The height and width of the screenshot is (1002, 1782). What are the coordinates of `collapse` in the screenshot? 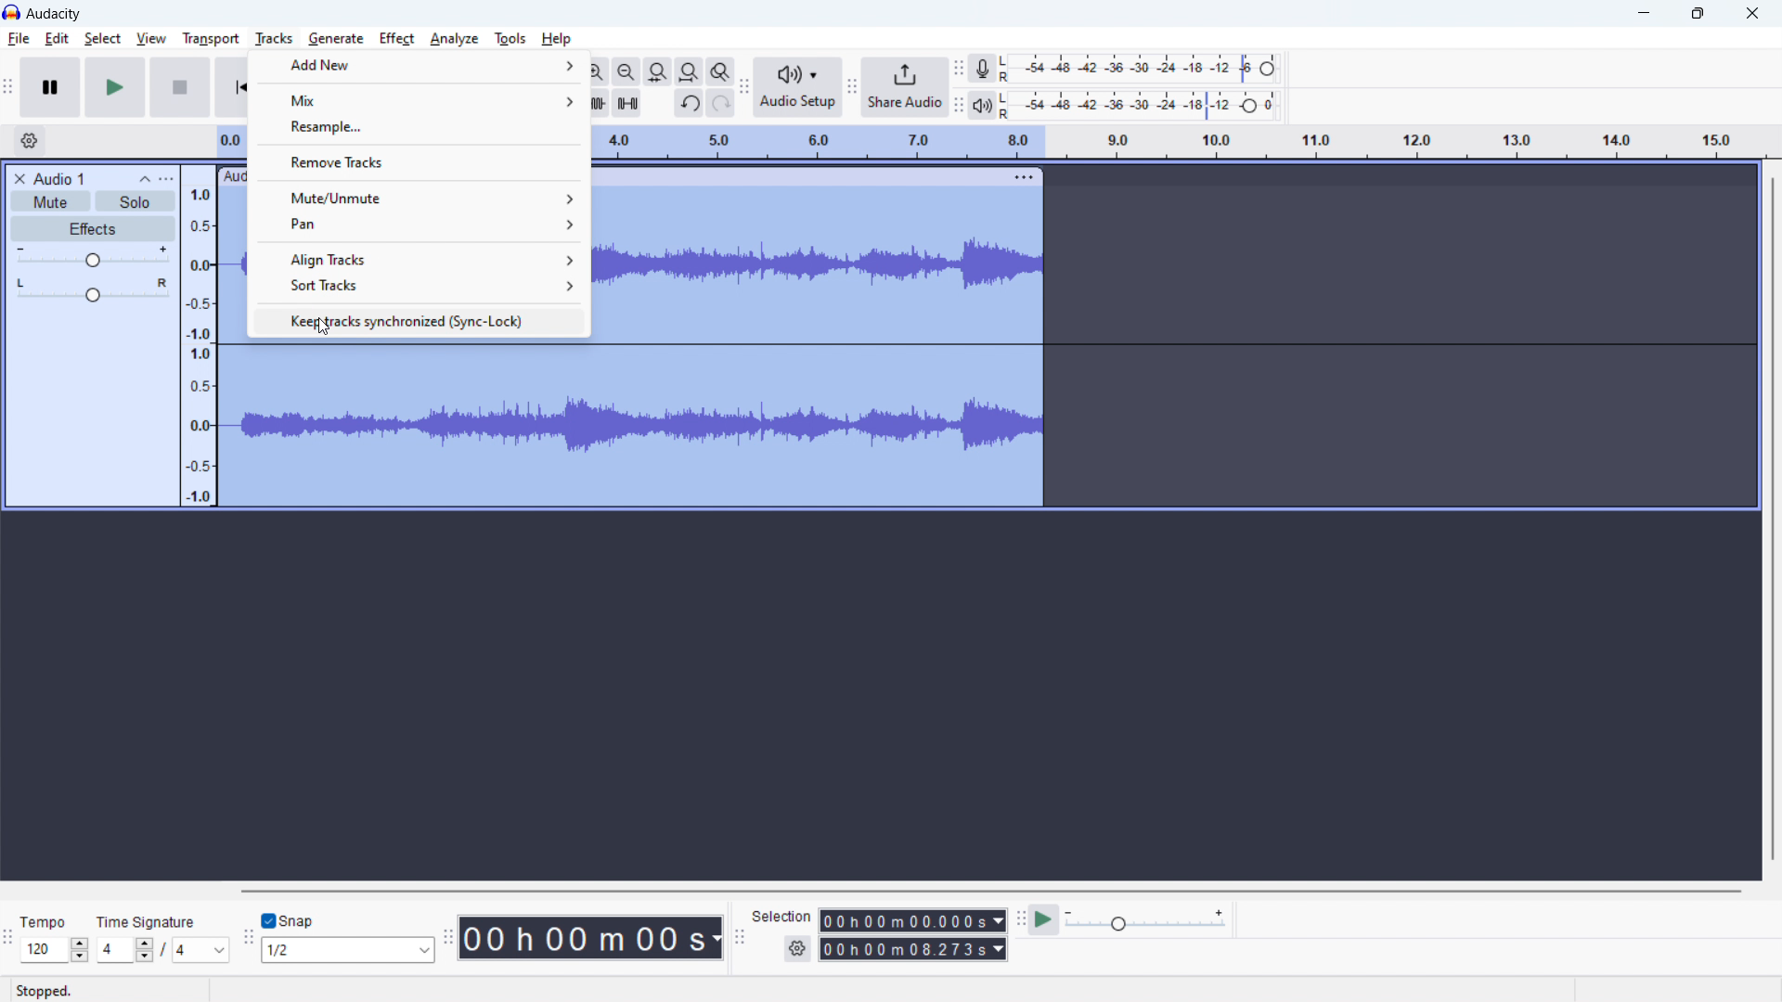 It's located at (145, 179).